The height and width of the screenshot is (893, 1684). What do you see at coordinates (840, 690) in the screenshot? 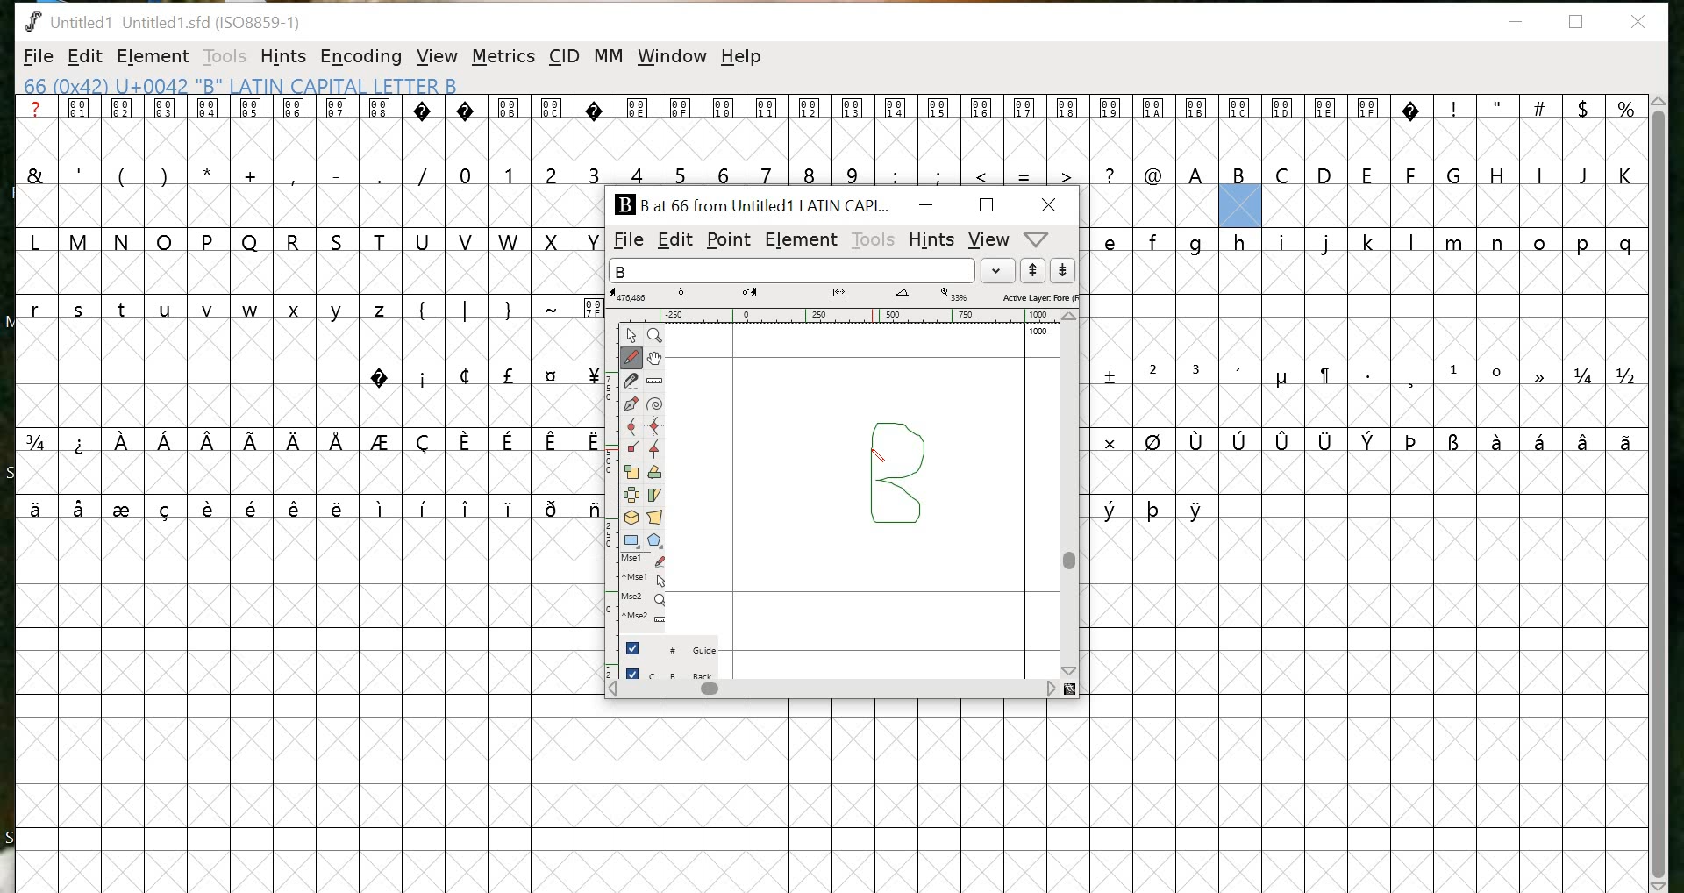
I see `scrollbar` at bounding box center [840, 690].